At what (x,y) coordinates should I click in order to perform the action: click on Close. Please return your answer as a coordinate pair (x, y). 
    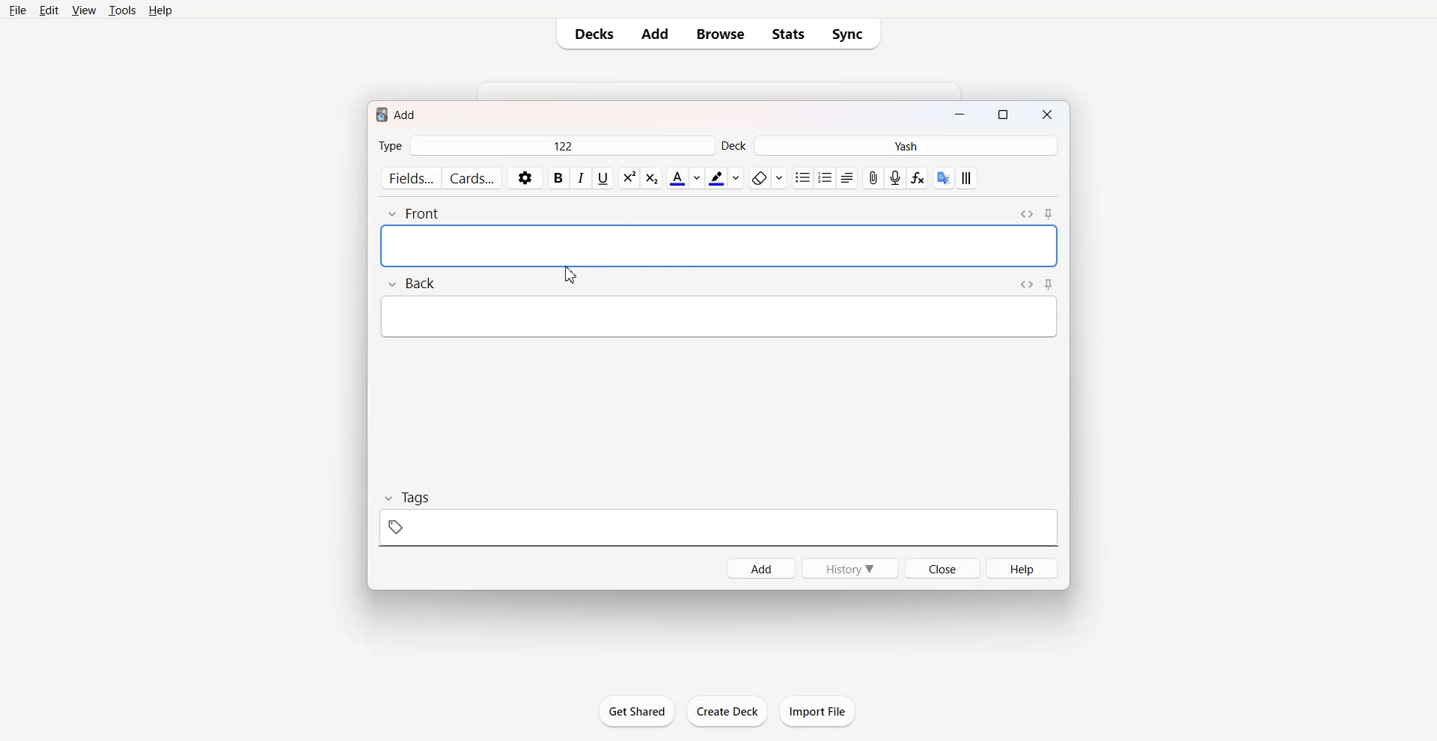
    Looking at the image, I should click on (1049, 116).